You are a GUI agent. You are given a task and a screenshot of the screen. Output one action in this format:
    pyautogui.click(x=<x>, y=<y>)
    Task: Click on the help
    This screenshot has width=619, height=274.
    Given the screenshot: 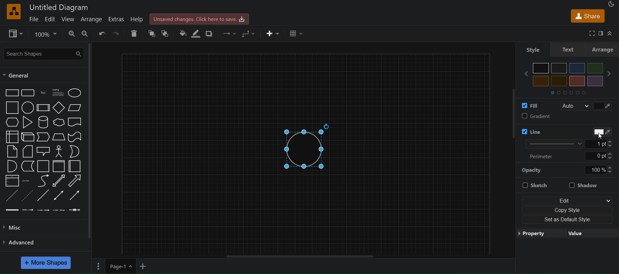 What is the action you would take?
    pyautogui.click(x=139, y=20)
    